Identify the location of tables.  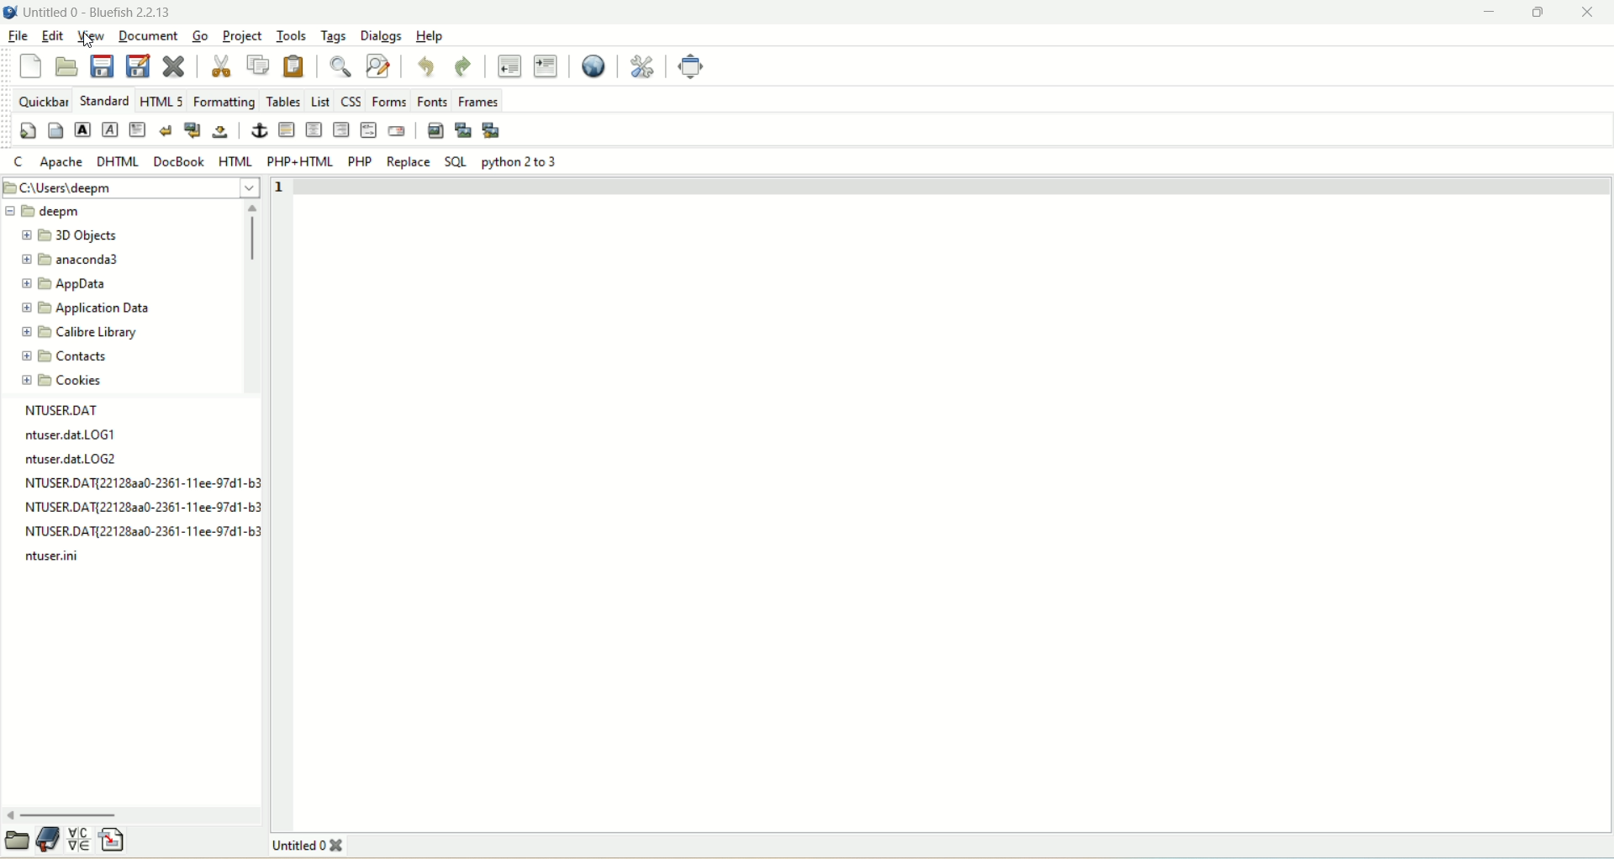
(284, 99).